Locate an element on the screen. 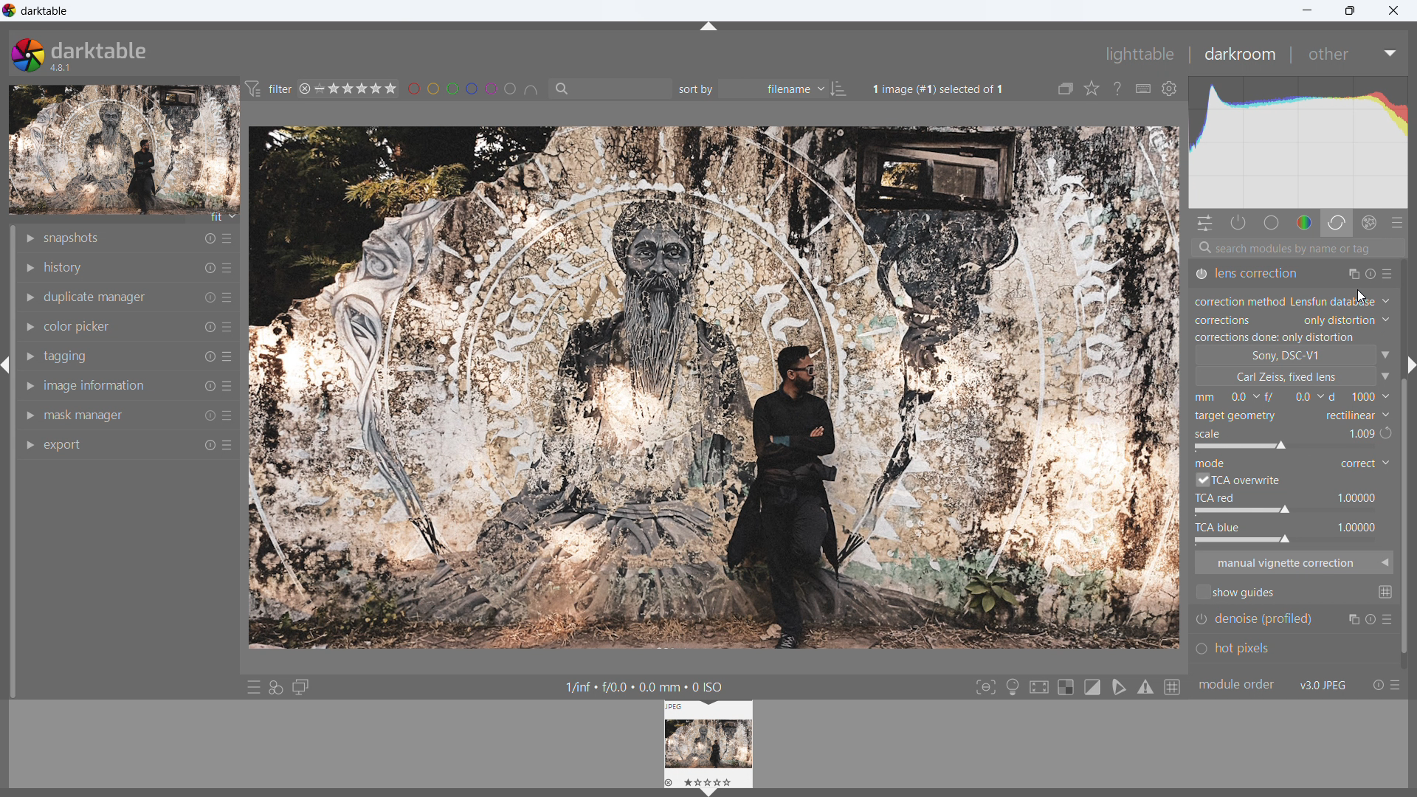  mask manager is located at coordinates (84, 415).